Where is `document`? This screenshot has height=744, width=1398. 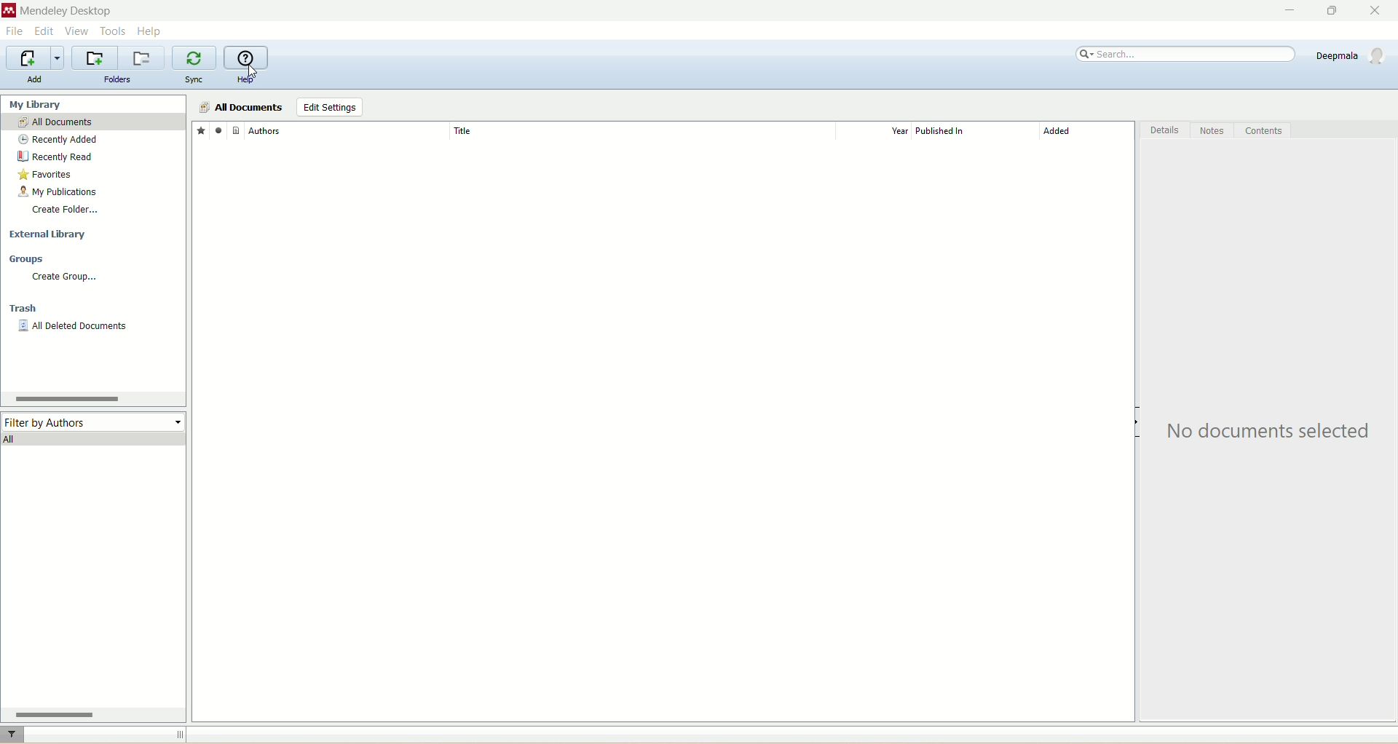 document is located at coordinates (234, 131).